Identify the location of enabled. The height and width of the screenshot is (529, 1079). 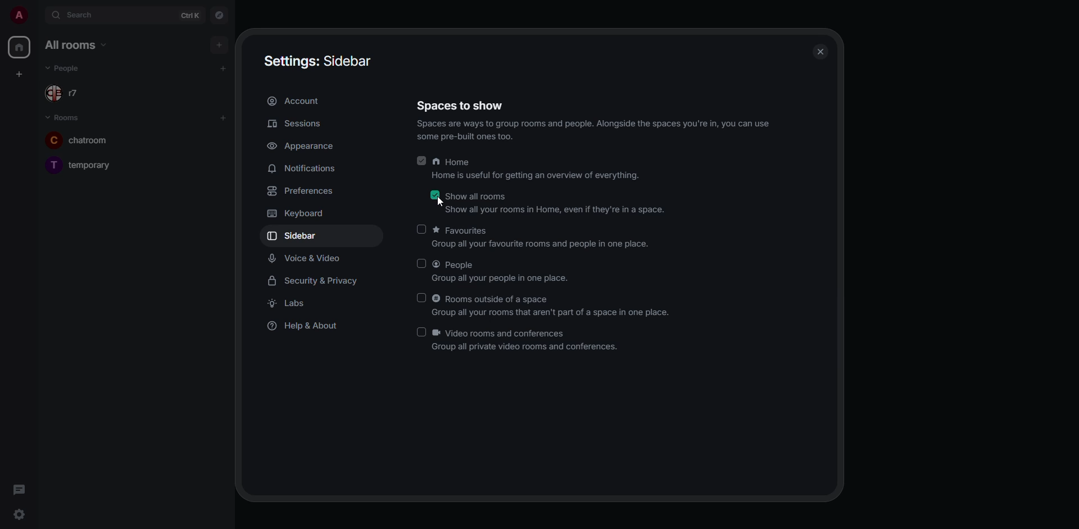
(423, 161).